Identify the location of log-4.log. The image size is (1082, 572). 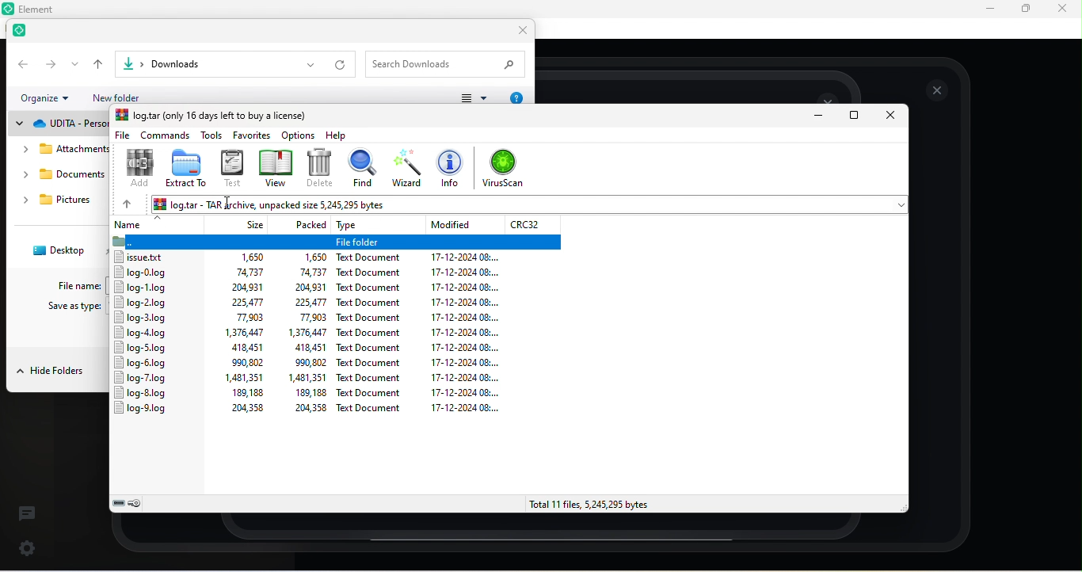
(143, 332).